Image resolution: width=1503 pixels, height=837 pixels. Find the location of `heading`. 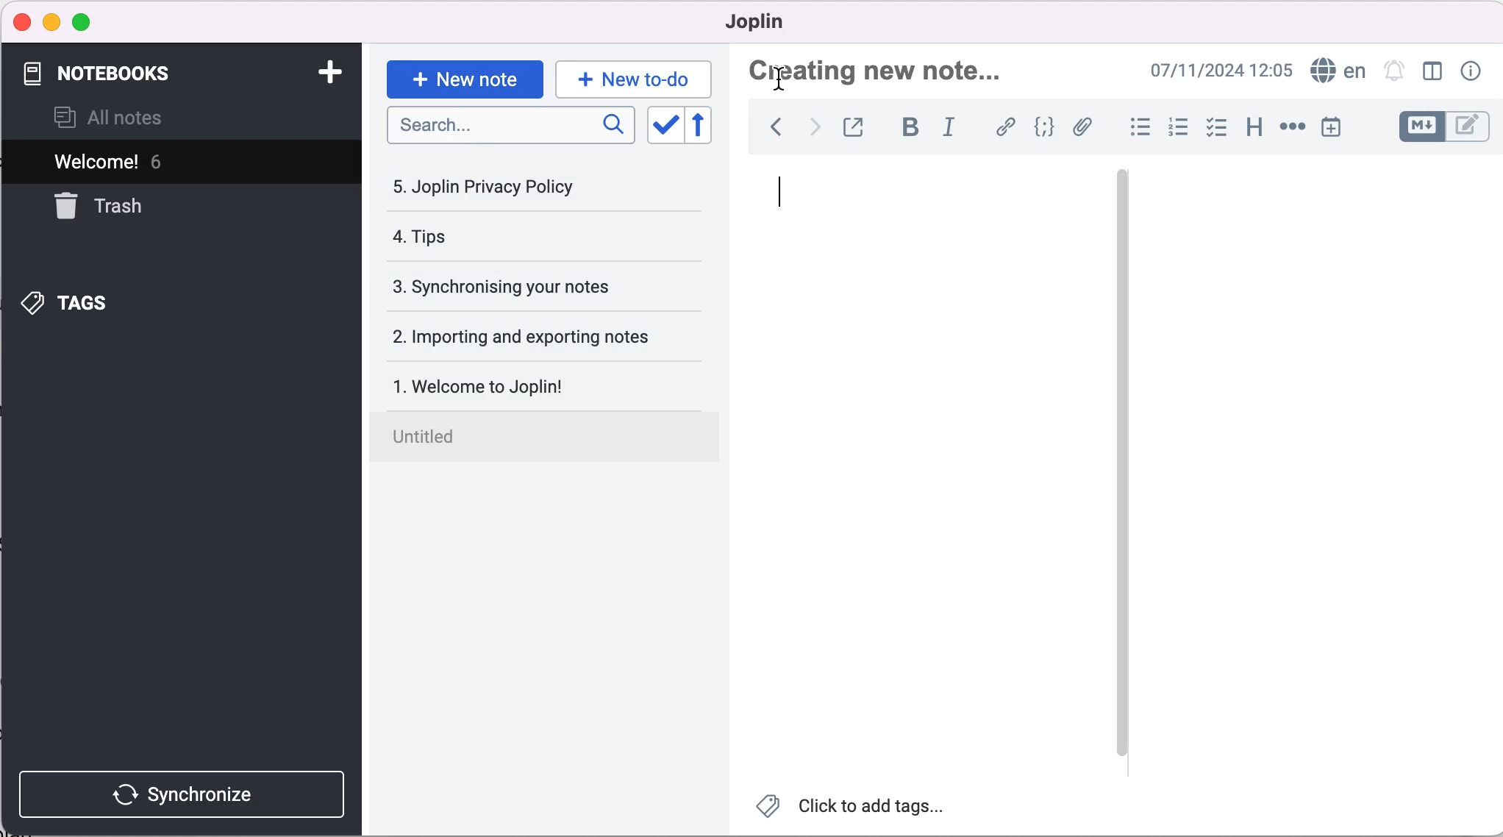

heading is located at coordinates (1253, 127).